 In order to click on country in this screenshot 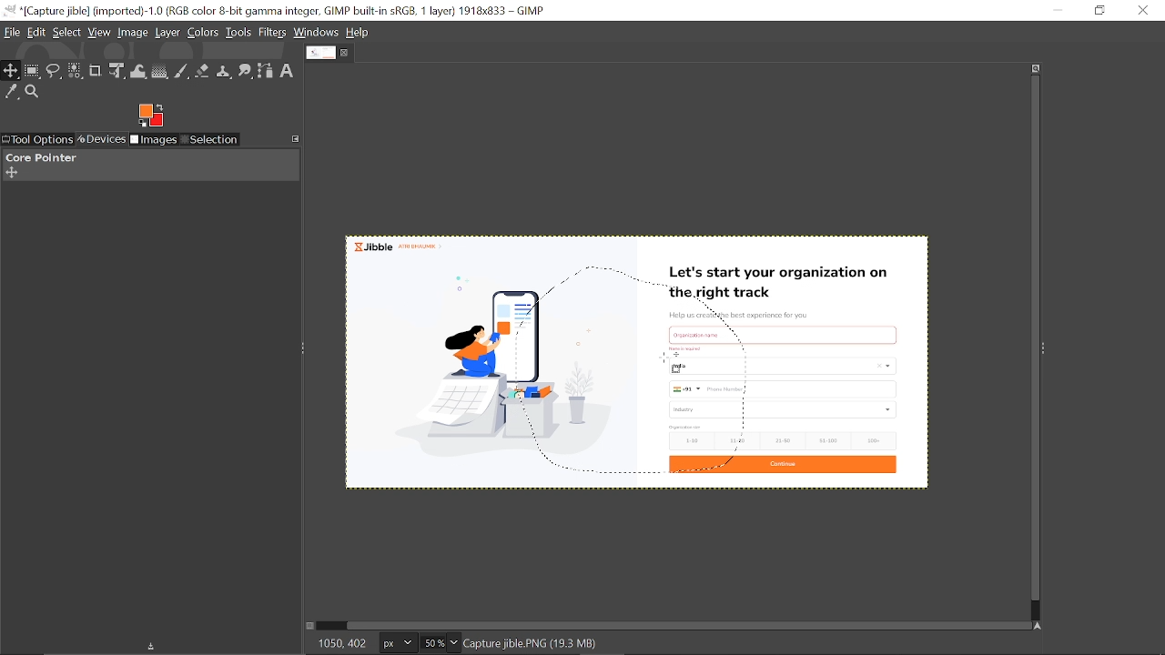, I will do `click(786, 366)`.